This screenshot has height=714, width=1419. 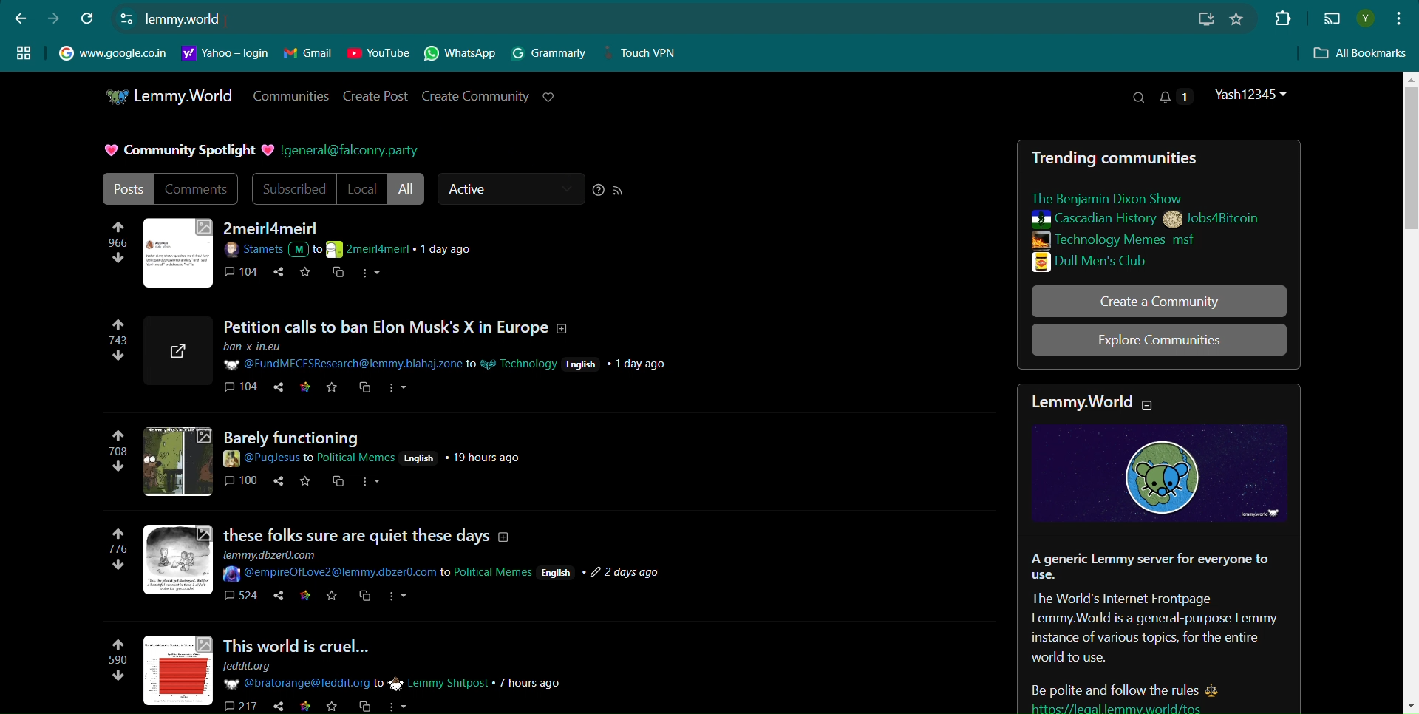 I want to click on Lemmy.world, so click(x=1081, y=404).